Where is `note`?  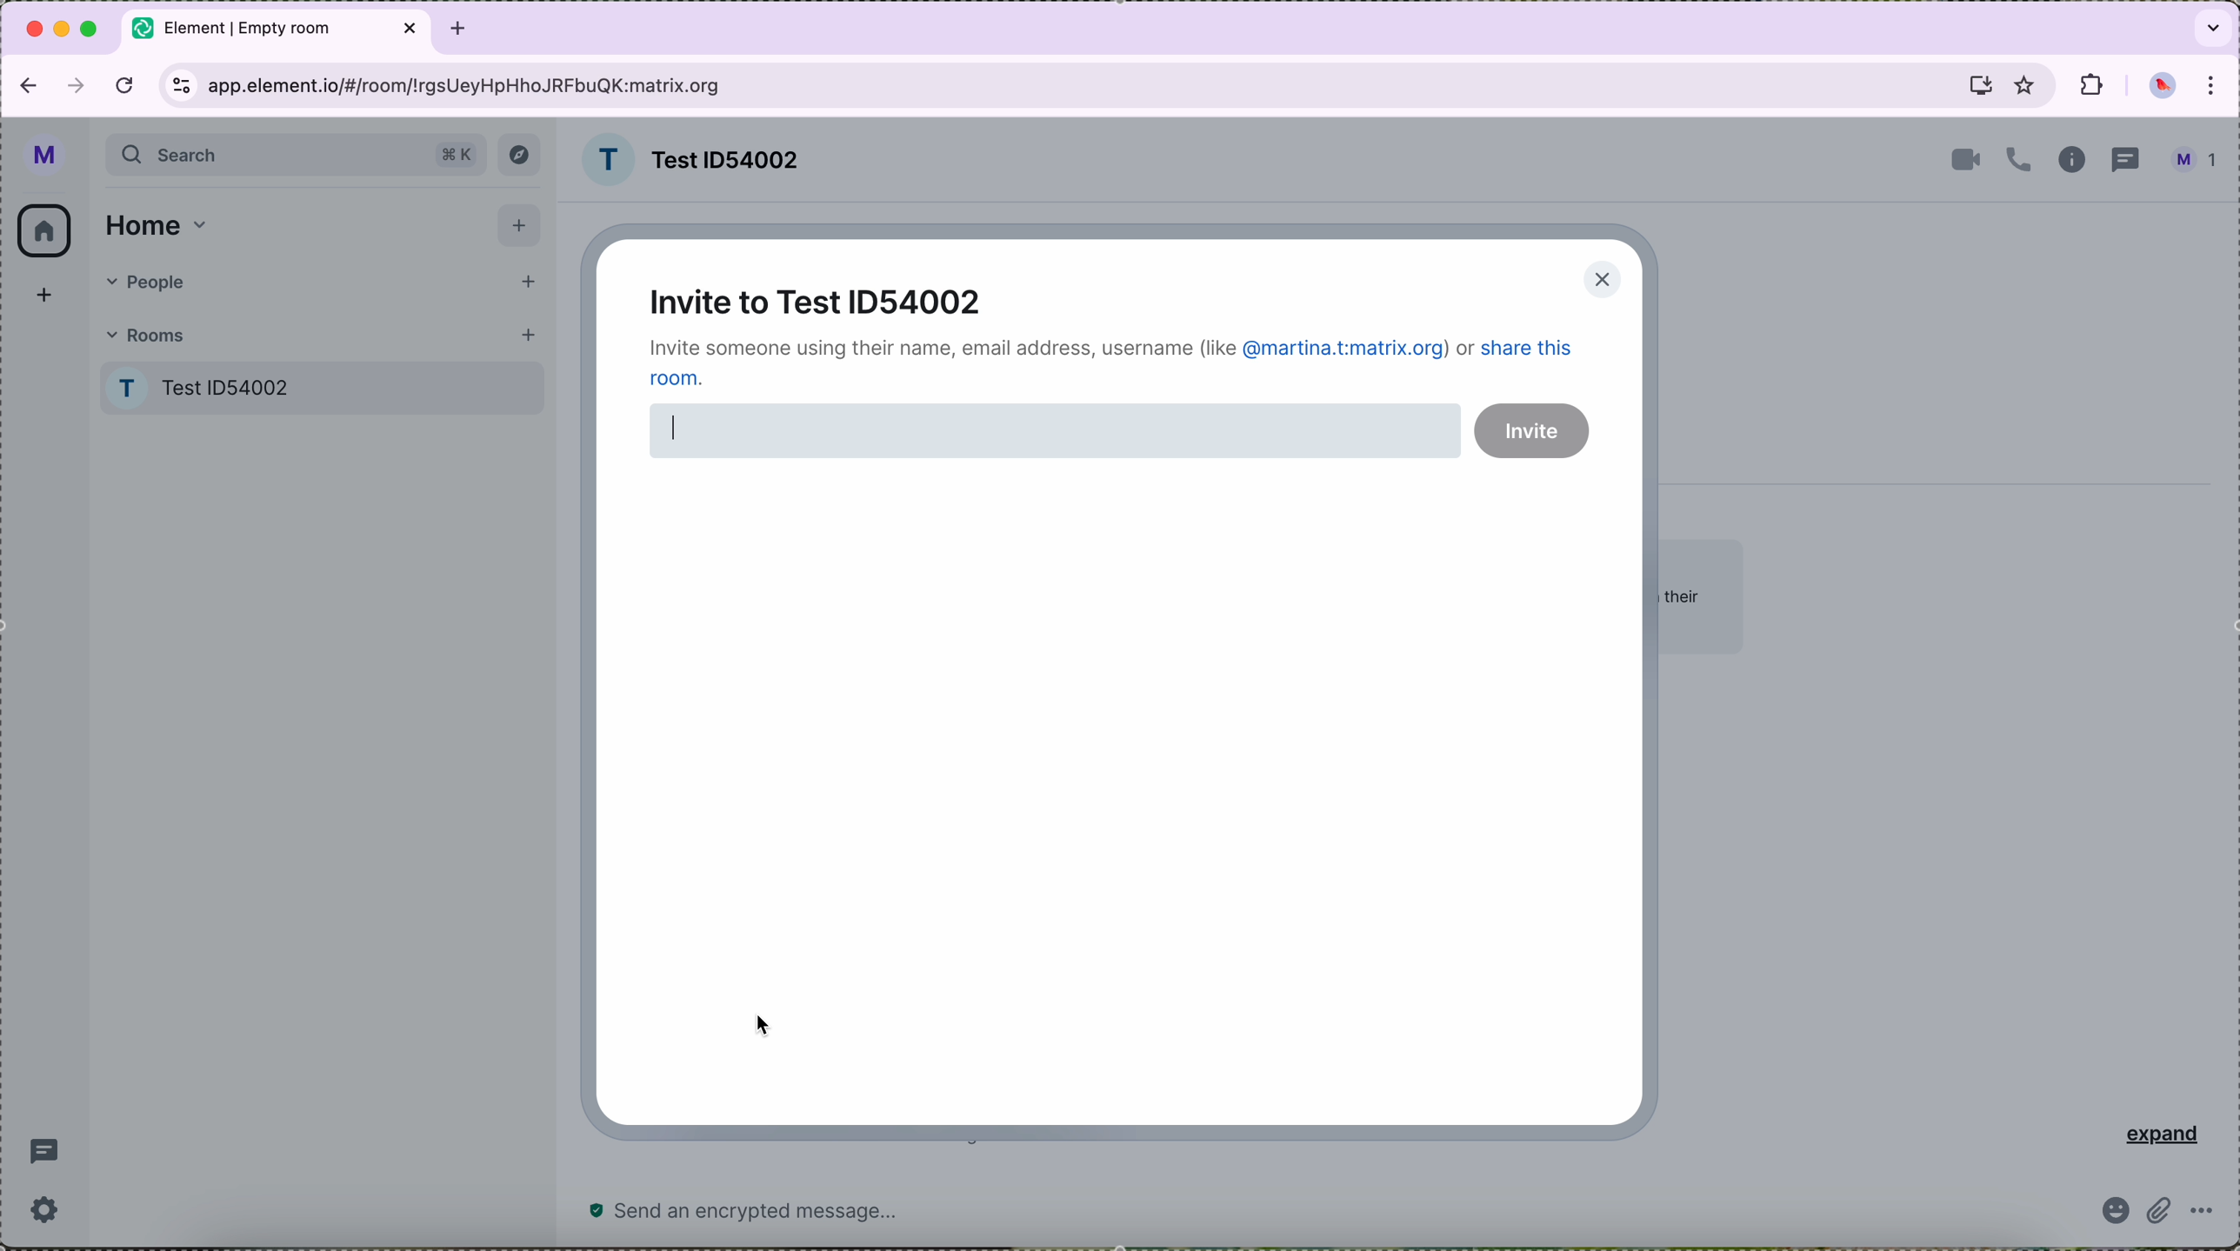 note is located at coordinates (1116, 361).